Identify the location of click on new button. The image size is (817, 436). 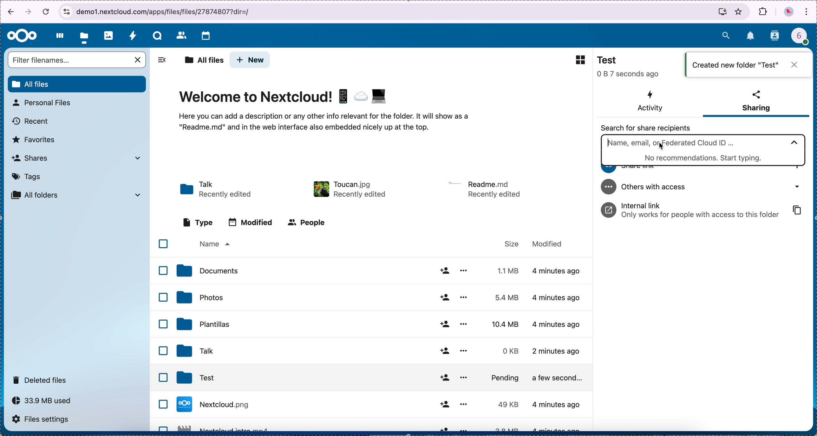
(250, 60).